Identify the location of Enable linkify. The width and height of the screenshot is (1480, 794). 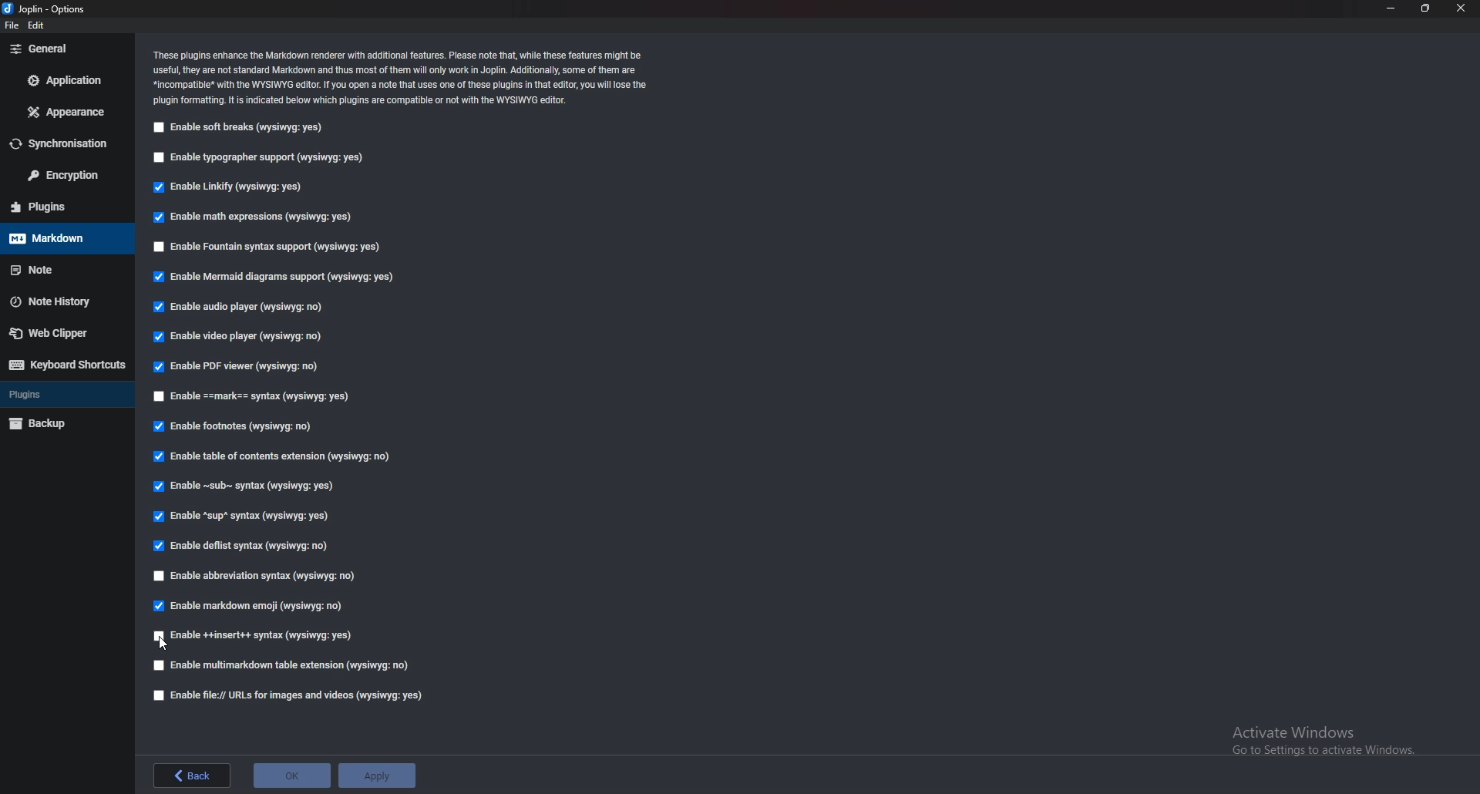
(228, 189).